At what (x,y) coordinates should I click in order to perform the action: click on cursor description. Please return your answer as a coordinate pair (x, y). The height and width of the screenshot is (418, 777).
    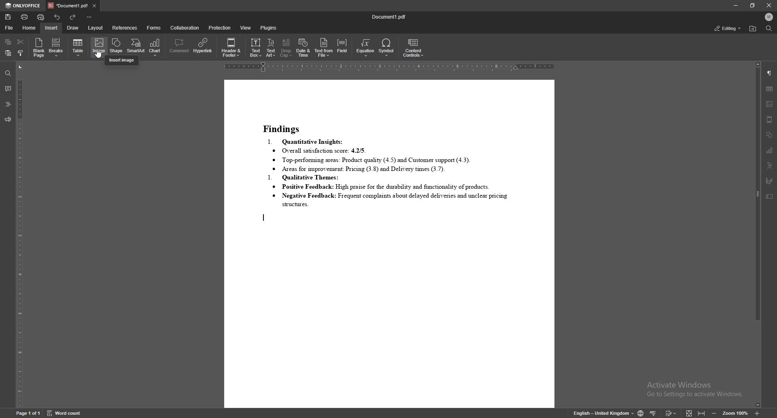
    Looking at the image, I should click on (122, 60).